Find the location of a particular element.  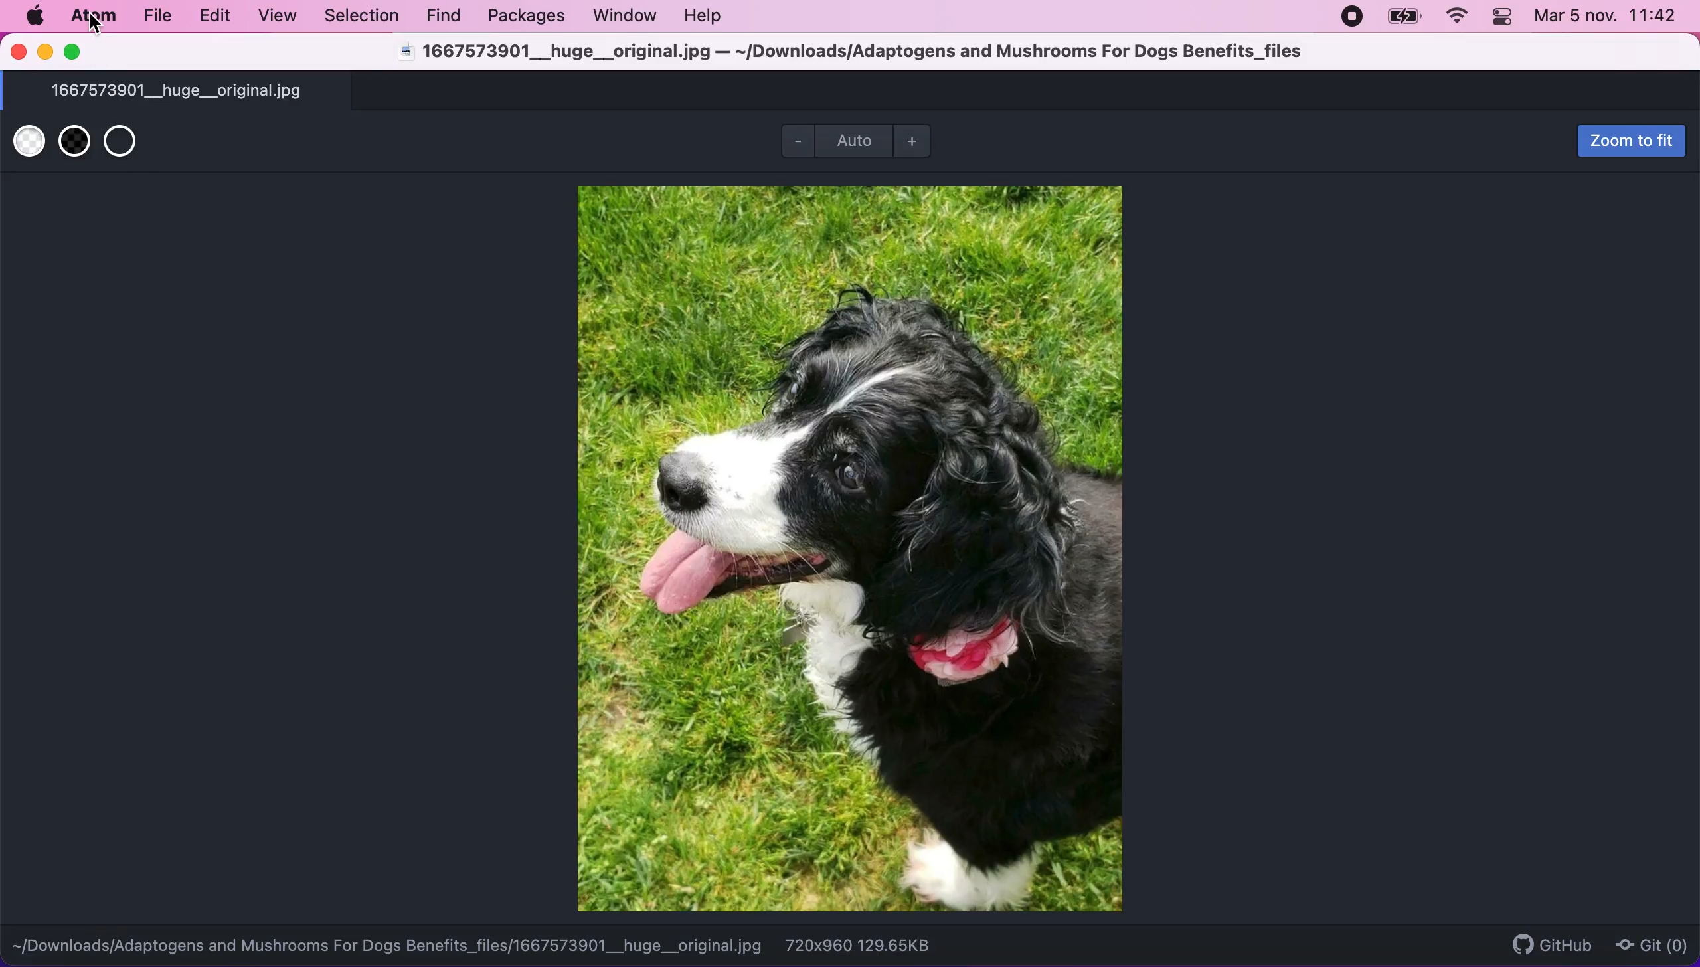

1667573901__huge__original.jpg is located at coordinates (181, 92).